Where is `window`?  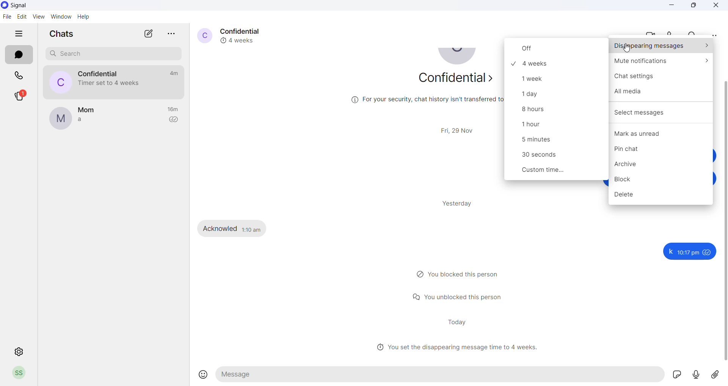
window is located at coordinates (62, 17).